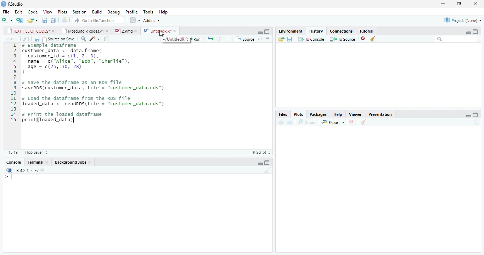 The height and width of the screenshot is (255, 484). What do you see at coordinates (94, 101) in the screenshot?
I see `# Load the dataframe from the RDs file
loaded_data <- readros(file = "customer_data.rds")` at bounding box center [94, 101].